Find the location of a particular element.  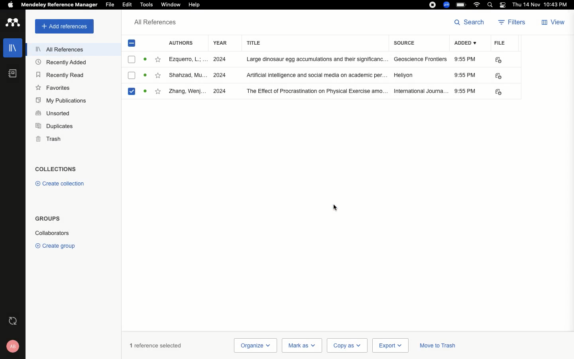

Notebook is located at coordinates (12, 73).